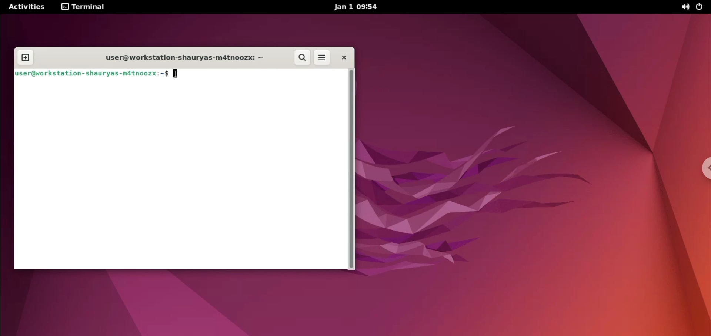  I want to click on sound options, so click(685, 8).